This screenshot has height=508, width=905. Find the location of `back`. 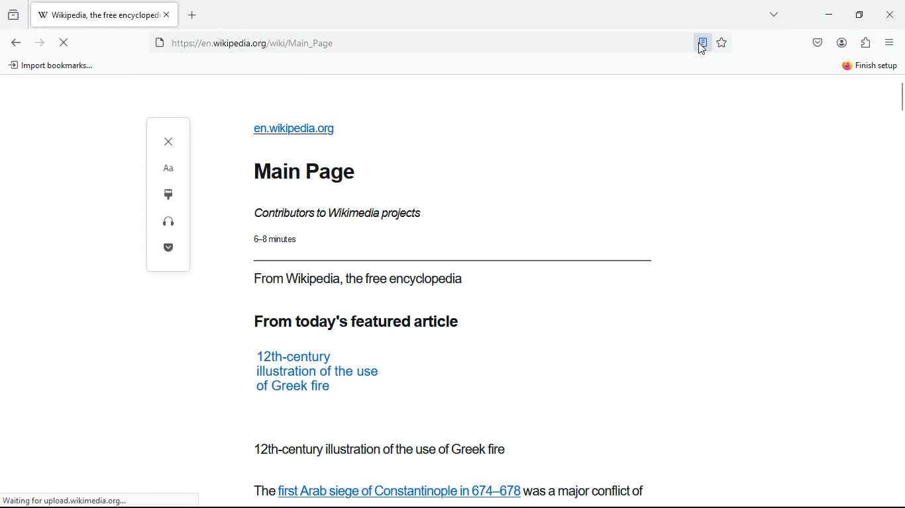

back is located at coordinates (17, 44).